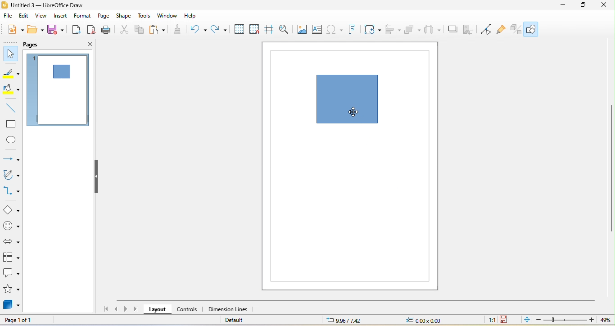  What do you see at coordinates (190, 310) in the screenshot?
I see `controls` at bounding box center [190, 310].